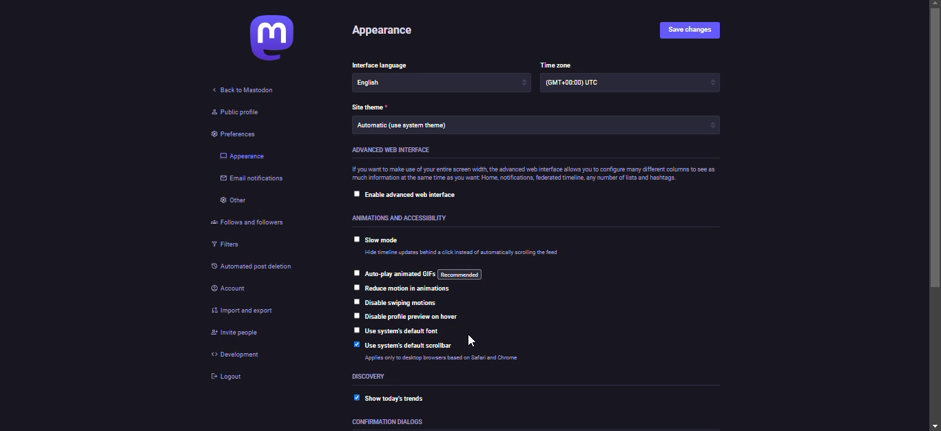 Image resolution: width=941 pixels, height=431 pixels. Describe the element at coordinates (400, 302) in the screenshot. I see `disable swiping motions` at that location.